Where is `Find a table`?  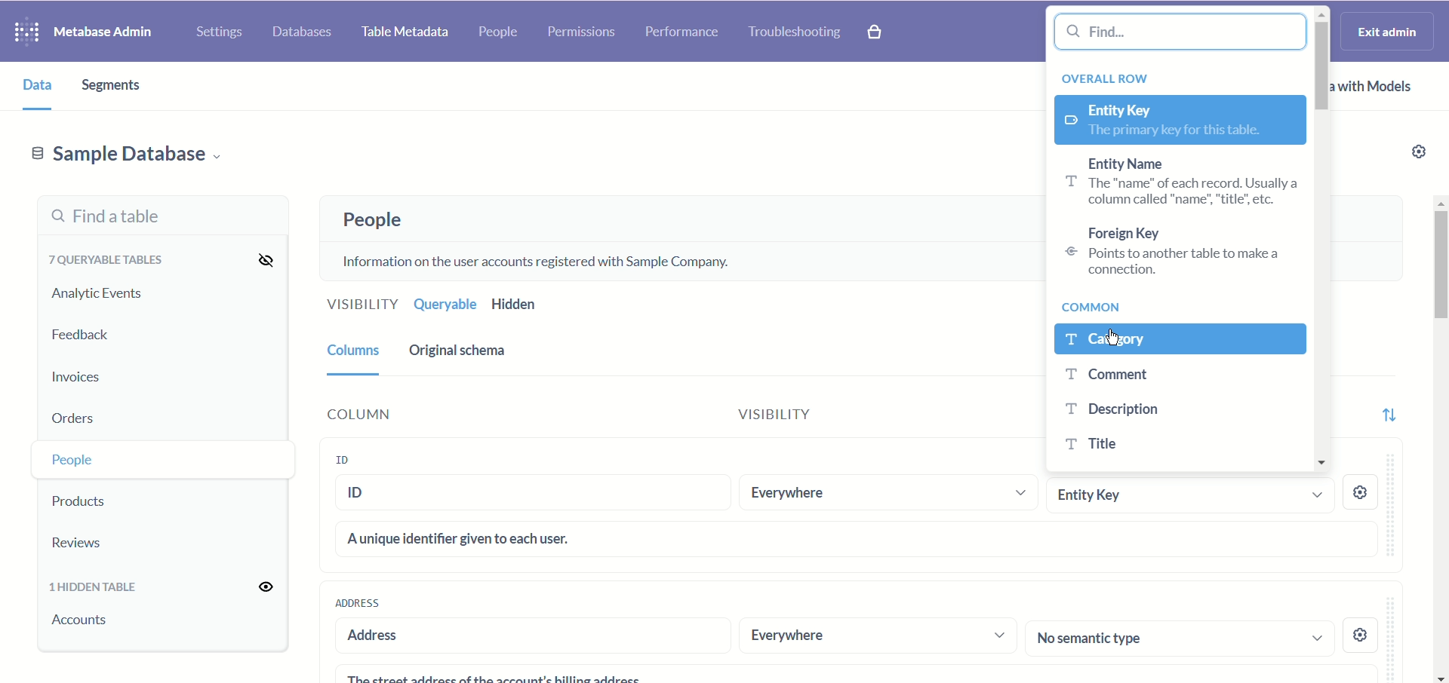
Find a table is located at coordinates (159, 216).